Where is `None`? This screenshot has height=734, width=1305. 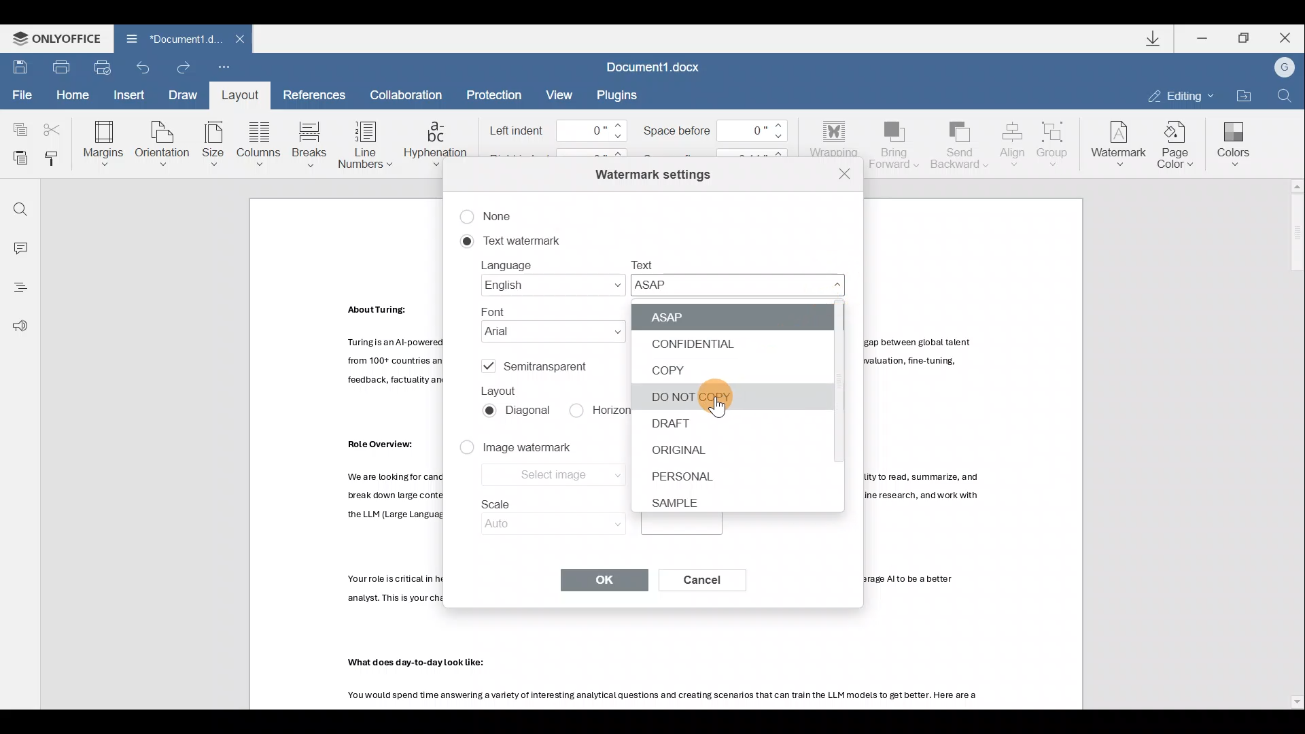
None is located at coordinates (496, 213).